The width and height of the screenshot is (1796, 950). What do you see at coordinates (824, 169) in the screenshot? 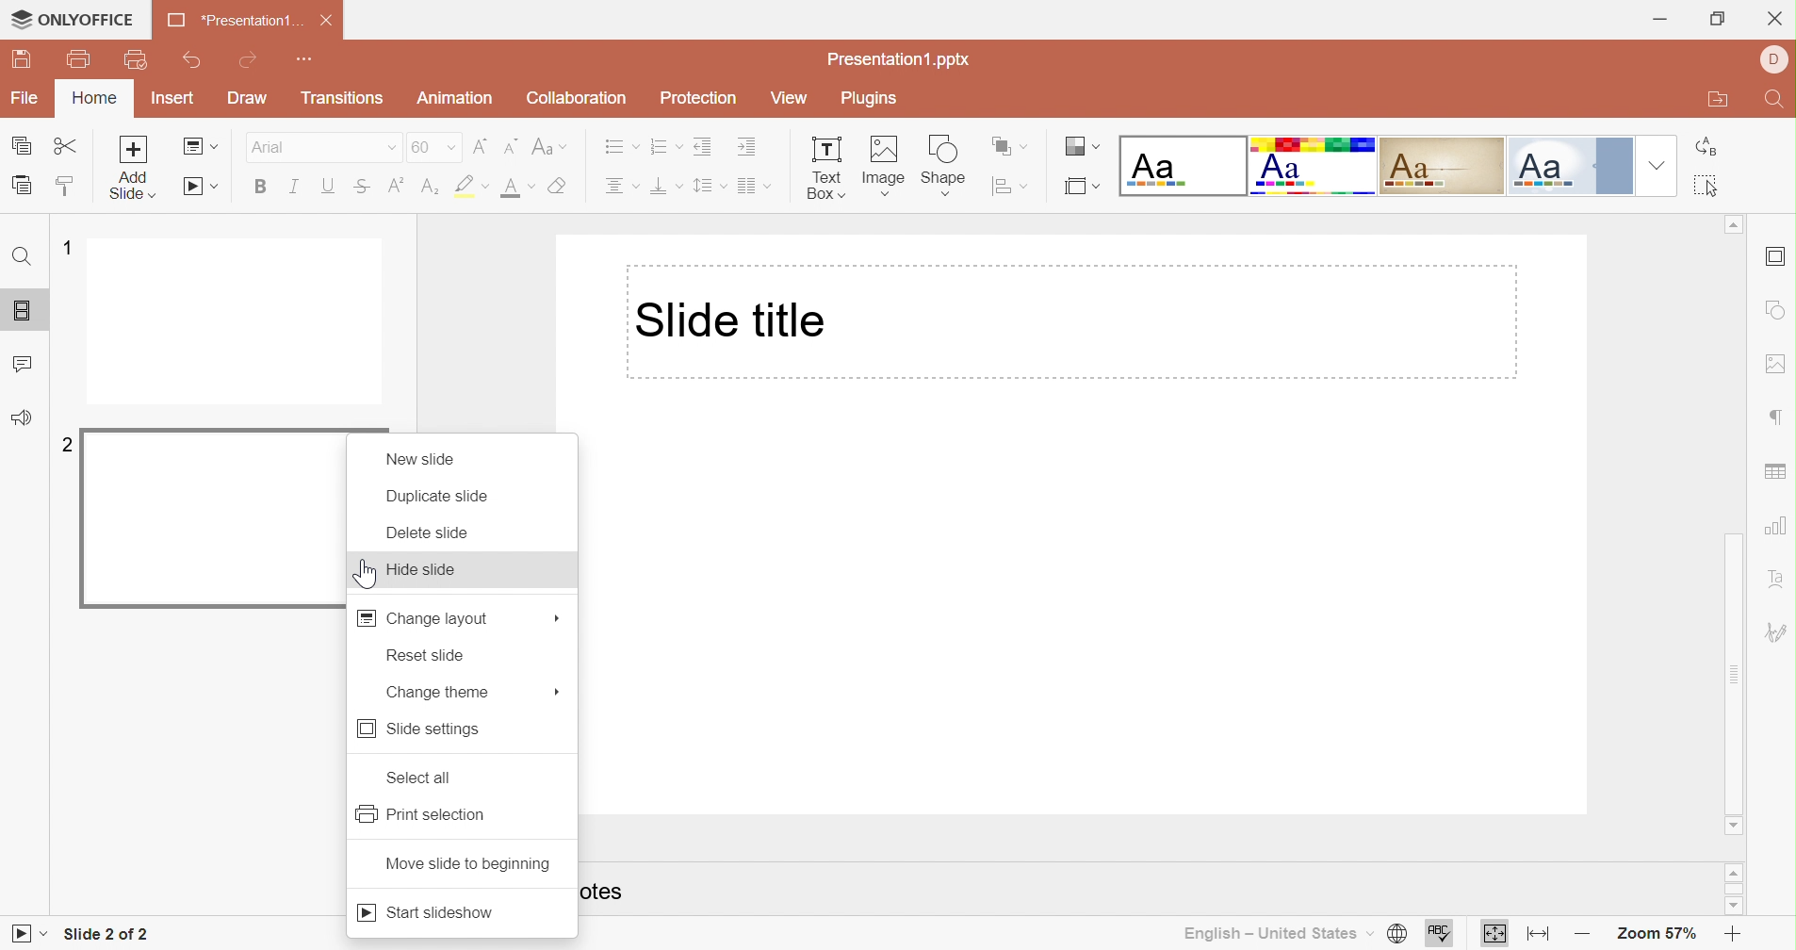
I see `Text Box` at bounding box center [824, 169].